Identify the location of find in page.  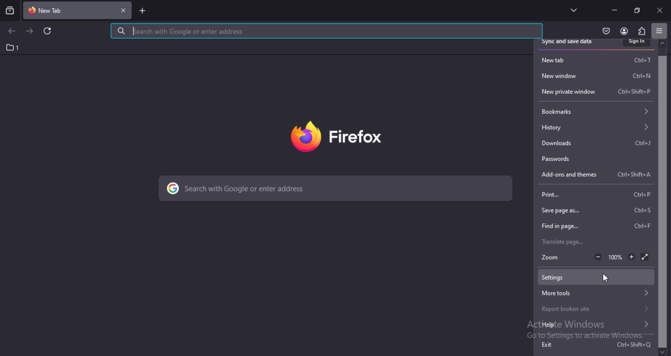
(595, 225).